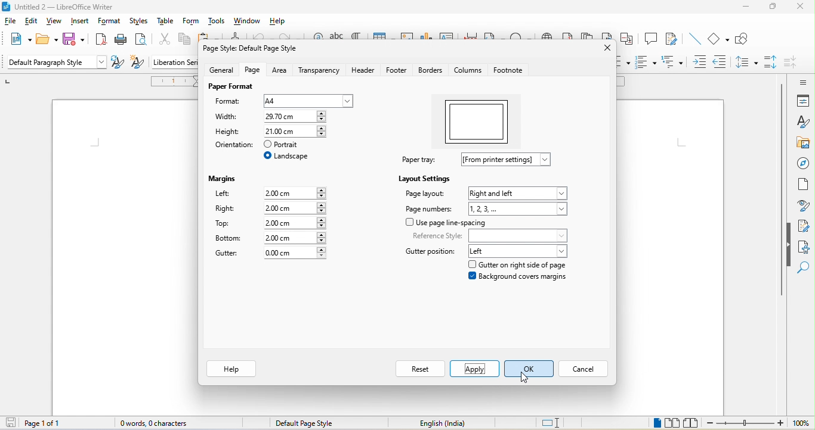 Image resolution: width=815 pixels, height=430 pixels. What do you see at coordinates (758, 423) in the screenshot?
I see `zoom` at bounding box center [758, 423].